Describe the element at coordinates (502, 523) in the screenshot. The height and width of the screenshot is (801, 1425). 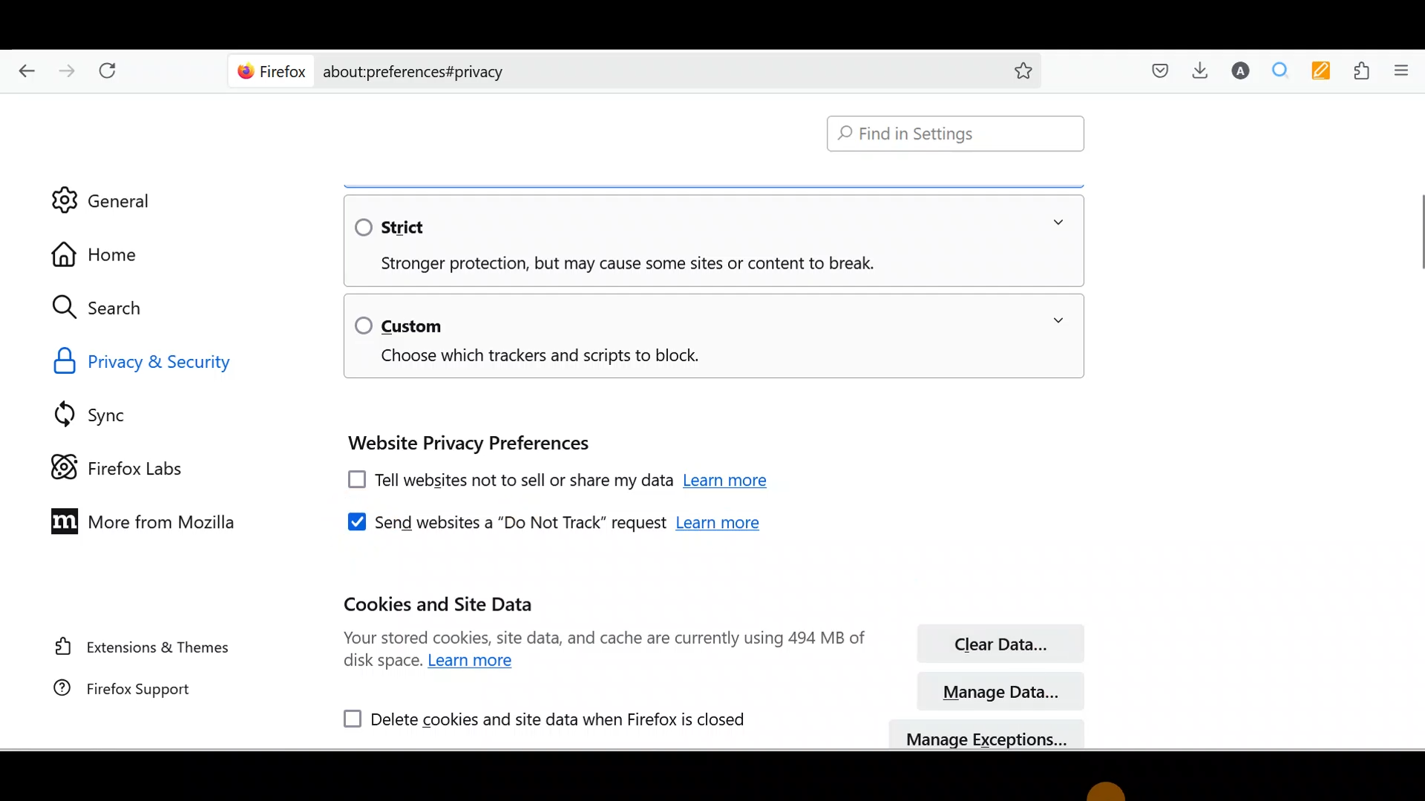
I see `Send websites a "Do Not Track" request.` at that location.